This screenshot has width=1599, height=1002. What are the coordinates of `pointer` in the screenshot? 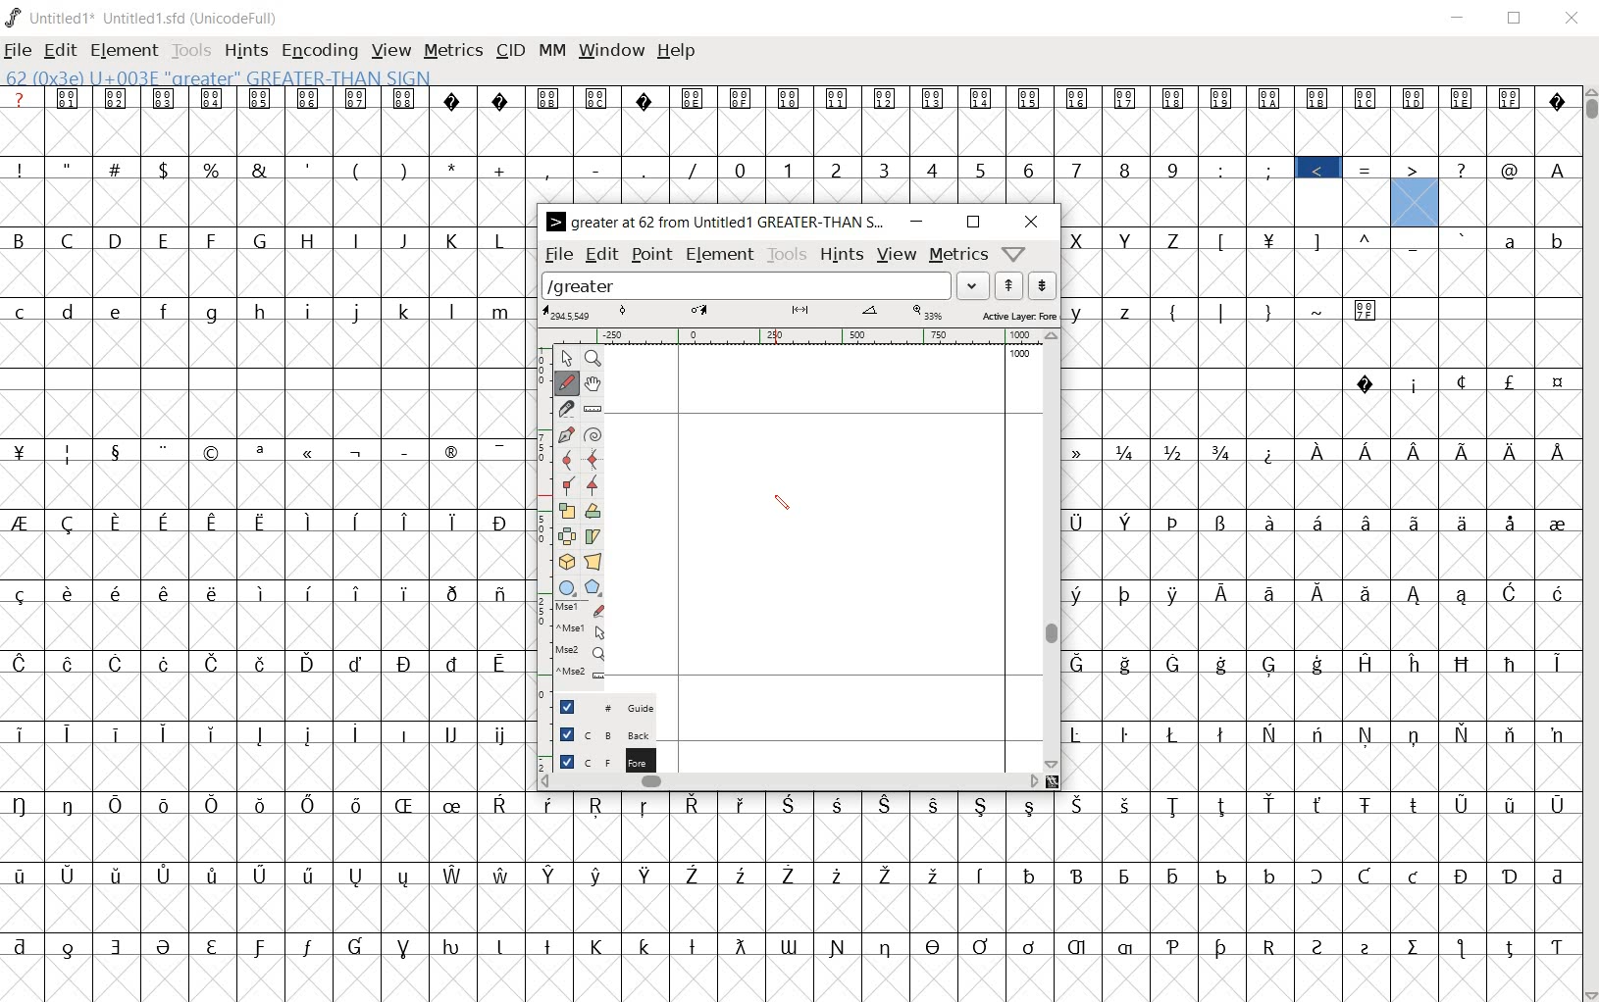 It's located at (566, 359).